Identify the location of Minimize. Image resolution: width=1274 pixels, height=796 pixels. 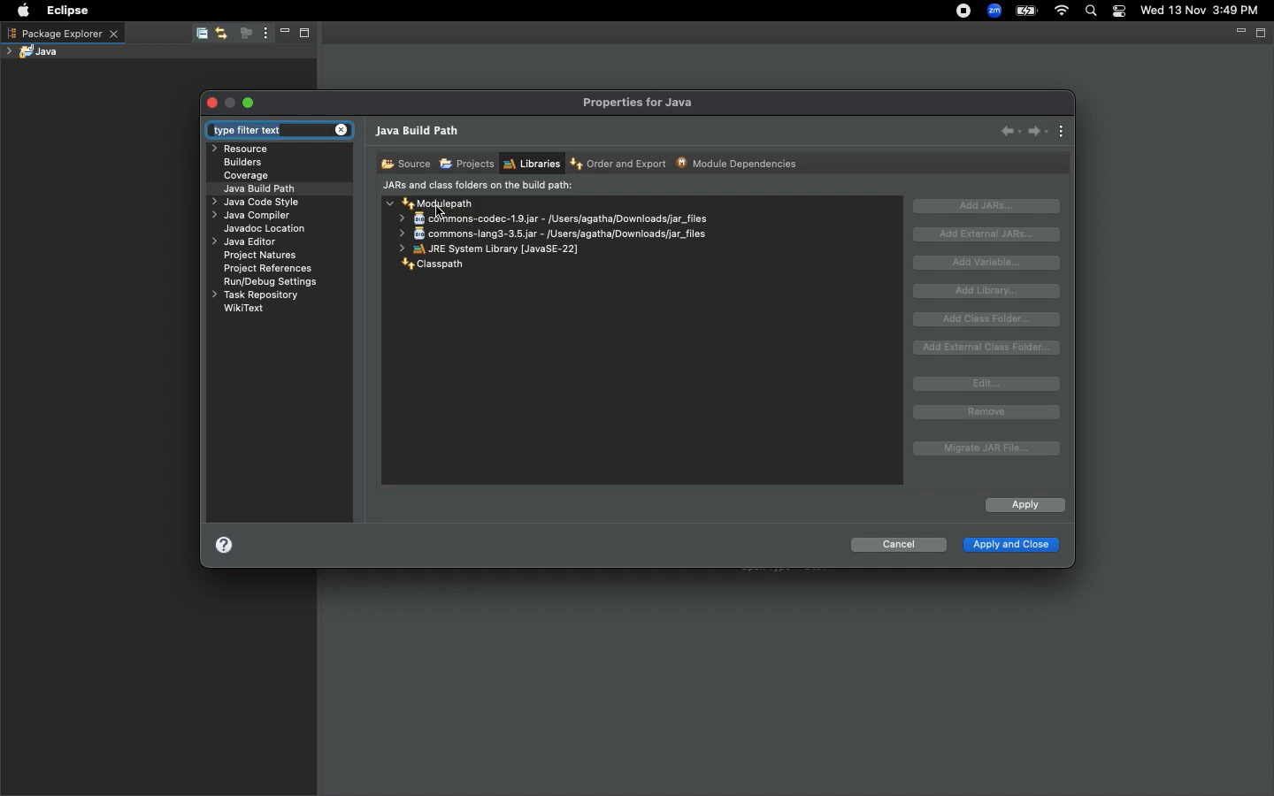
(283, 34).